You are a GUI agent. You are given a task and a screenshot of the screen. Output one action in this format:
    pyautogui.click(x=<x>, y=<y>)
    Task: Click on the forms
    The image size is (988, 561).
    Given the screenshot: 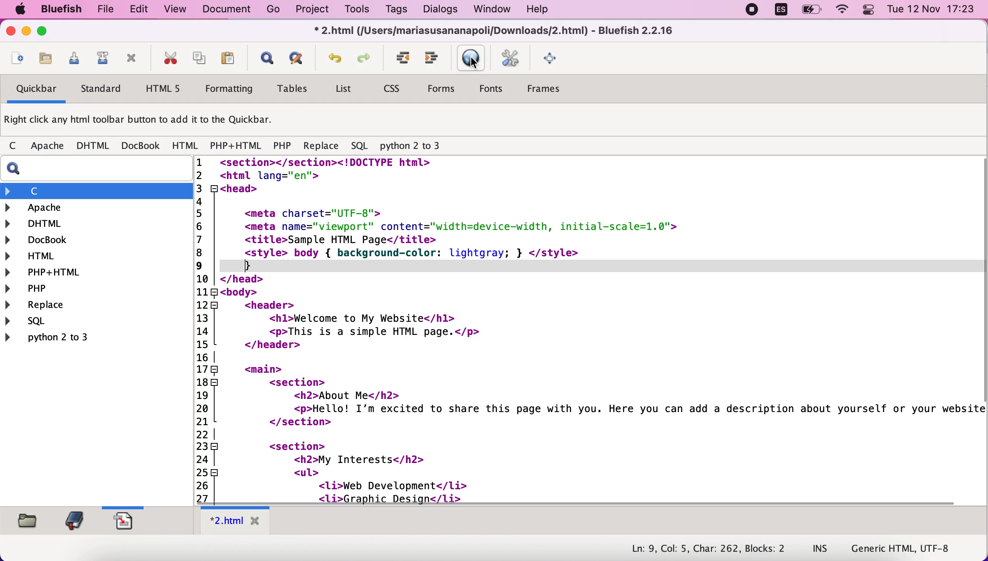 What is the action you would take?
    pyautogui.click(x=445, y=88)
    